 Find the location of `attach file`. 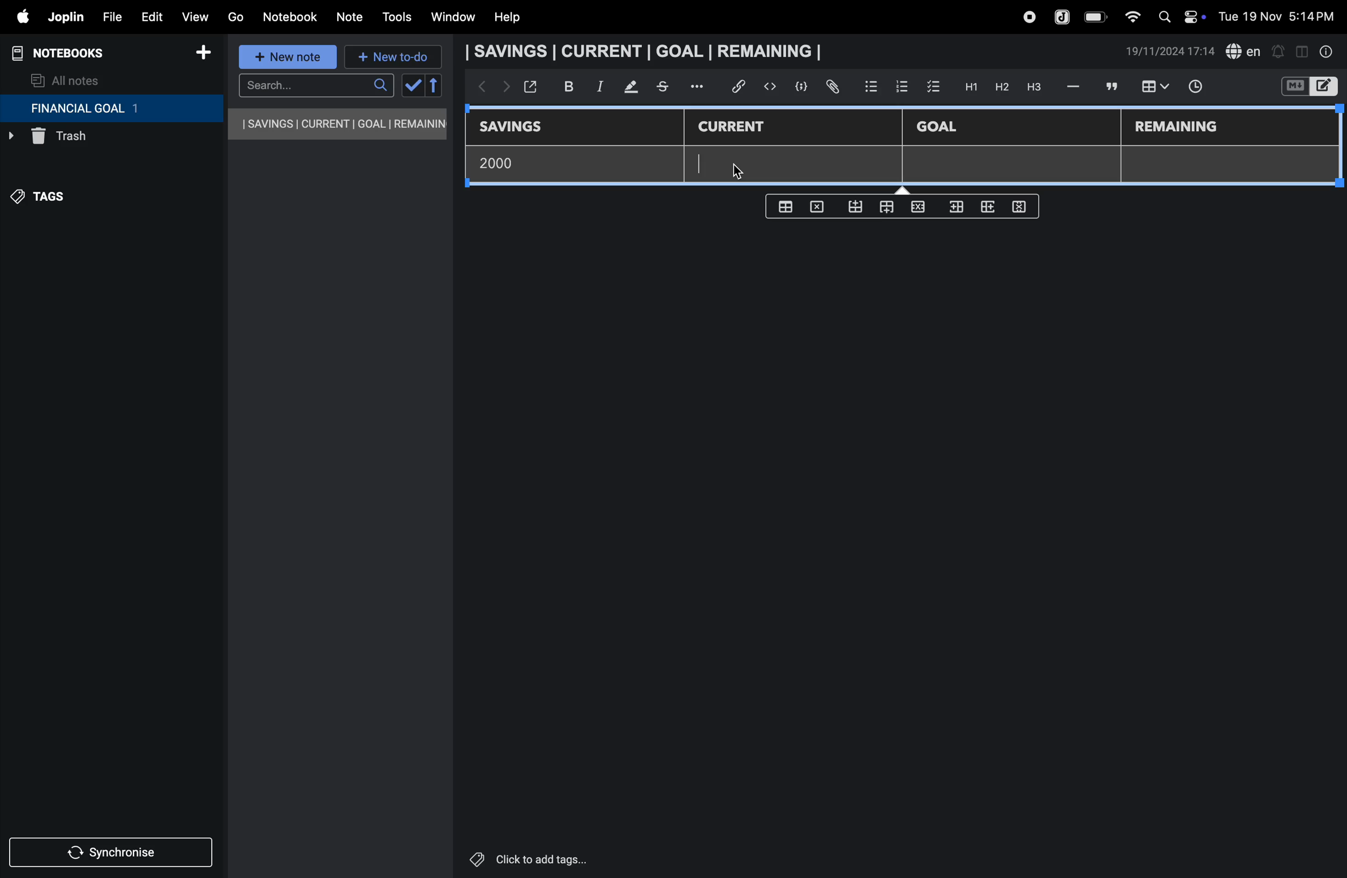

attach file is located at coordinates (831, 87).